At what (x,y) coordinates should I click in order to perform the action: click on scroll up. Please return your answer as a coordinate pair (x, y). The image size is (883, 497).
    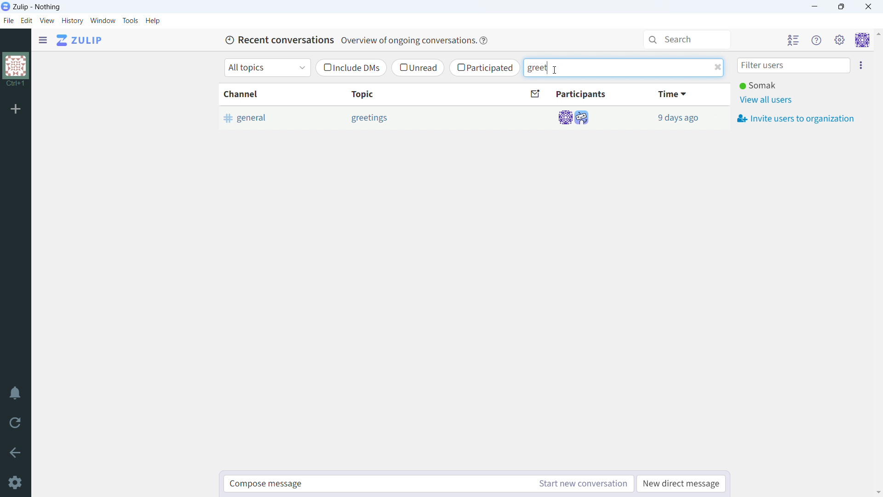
    Looking at the image, I should click on (877, 34).